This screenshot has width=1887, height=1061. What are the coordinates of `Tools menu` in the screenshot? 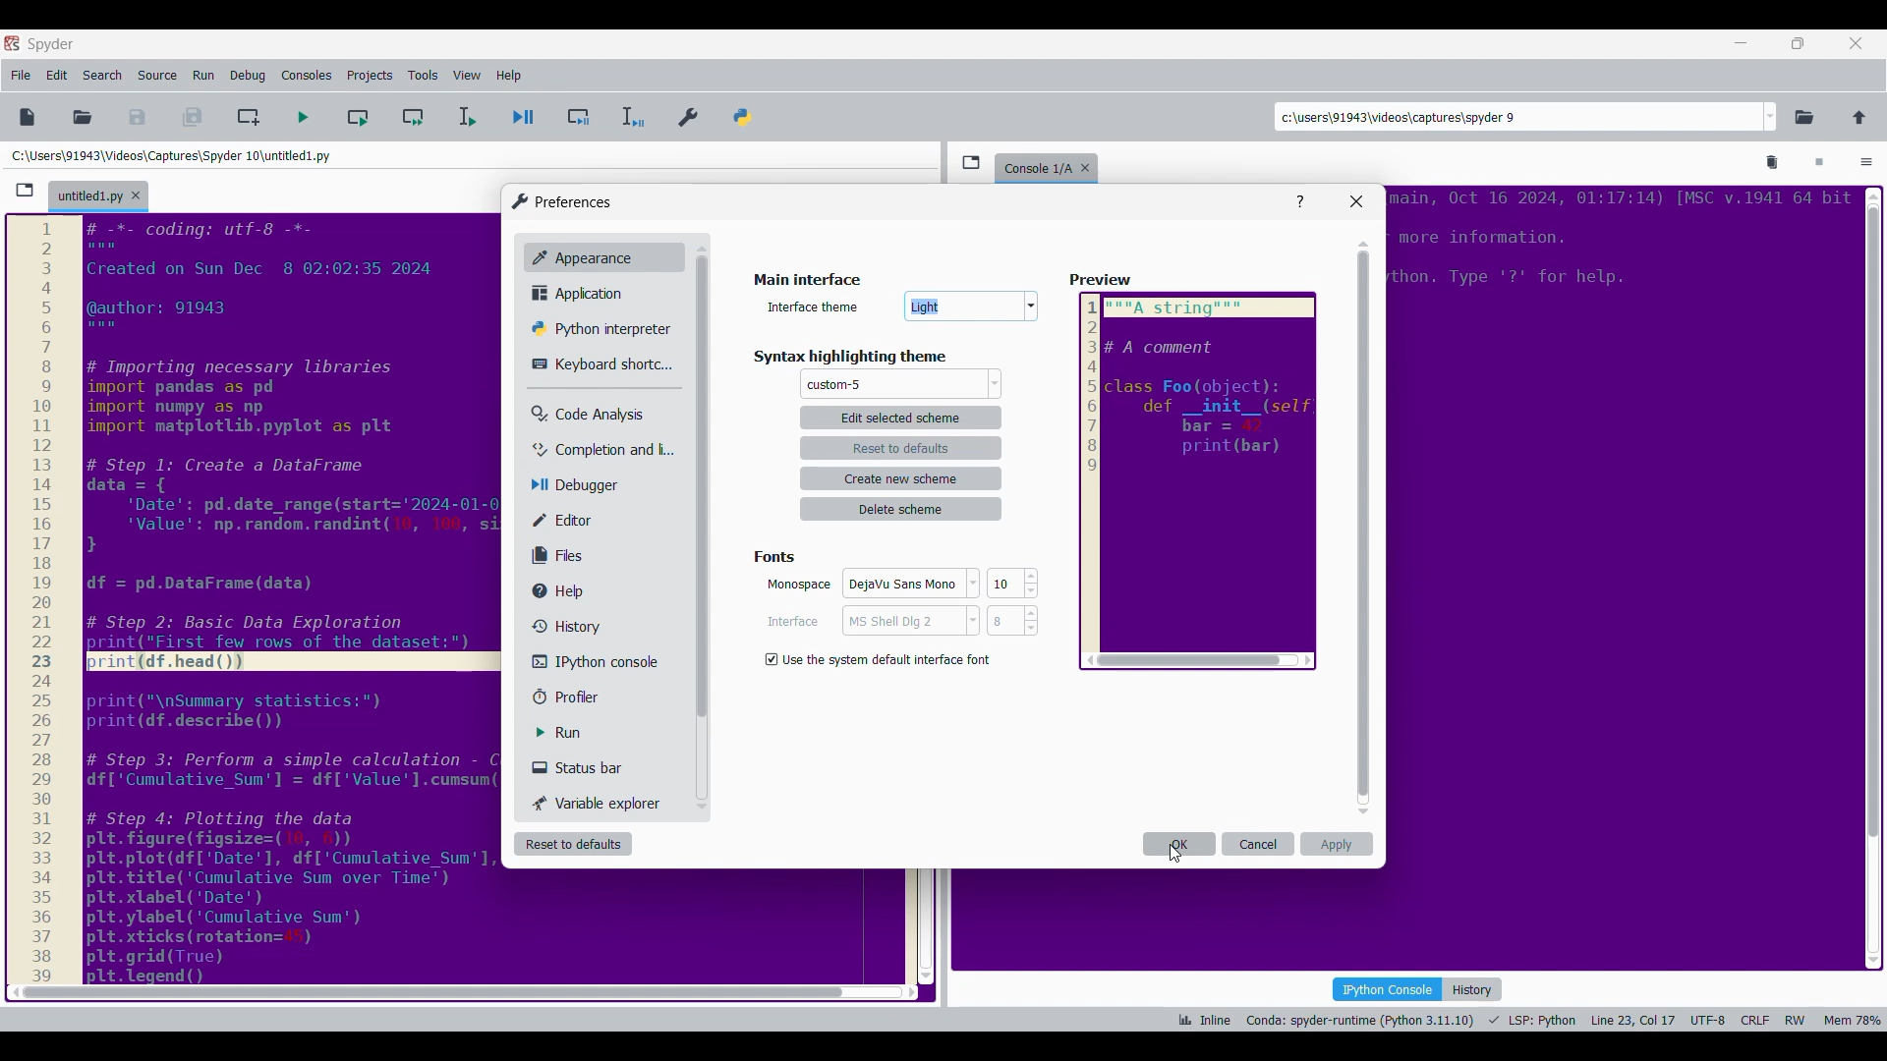 It's located at (423, 76).